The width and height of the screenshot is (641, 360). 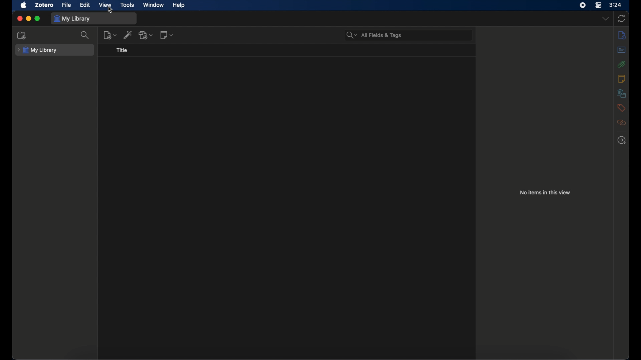 What do you see at coordinates (606, 19) in the screenshot?
I see `dropdown` at bounding box center [606, 19].